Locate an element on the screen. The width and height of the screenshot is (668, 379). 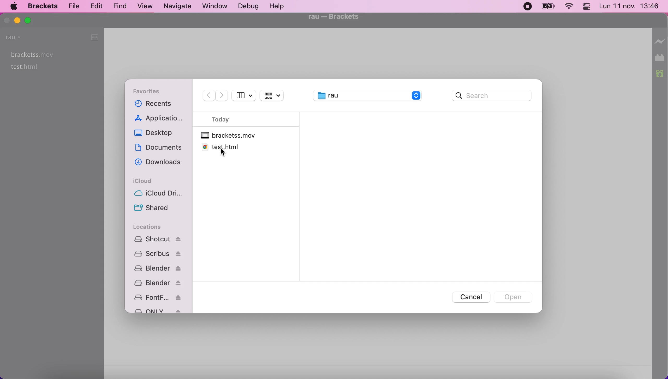
shared is located at coordinates (154, 209).